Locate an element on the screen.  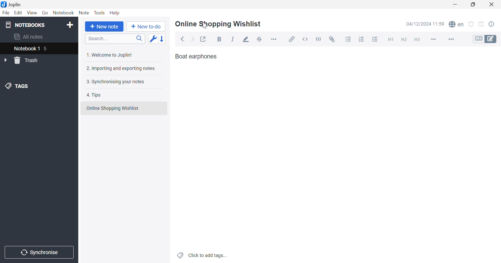
Go is located at coordinates (44, 12).